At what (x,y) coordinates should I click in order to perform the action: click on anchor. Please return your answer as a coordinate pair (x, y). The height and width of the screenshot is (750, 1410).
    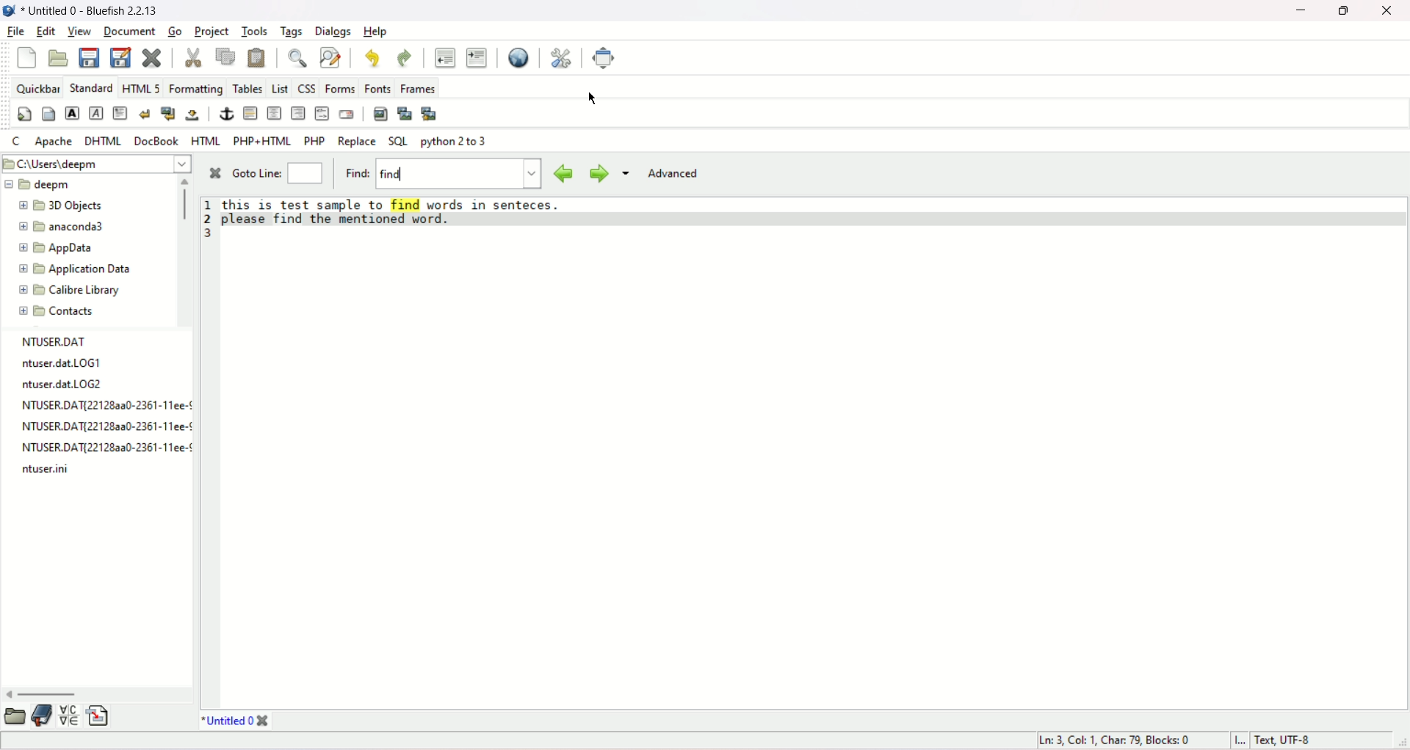
    Looking at the image, I should click on (224, 112).